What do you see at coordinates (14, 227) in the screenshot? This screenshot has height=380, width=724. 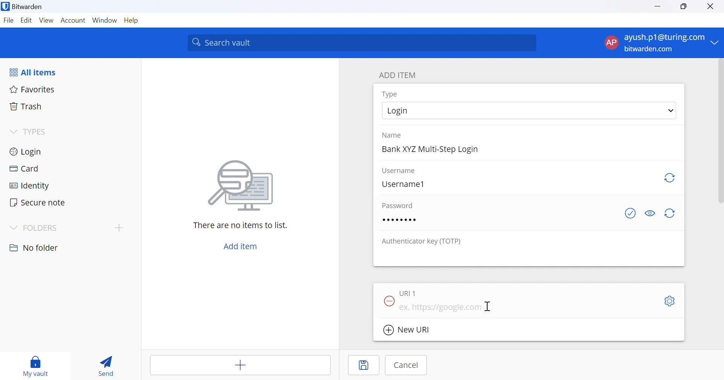 I see `Drop Down` at bounding box center [14, 227].